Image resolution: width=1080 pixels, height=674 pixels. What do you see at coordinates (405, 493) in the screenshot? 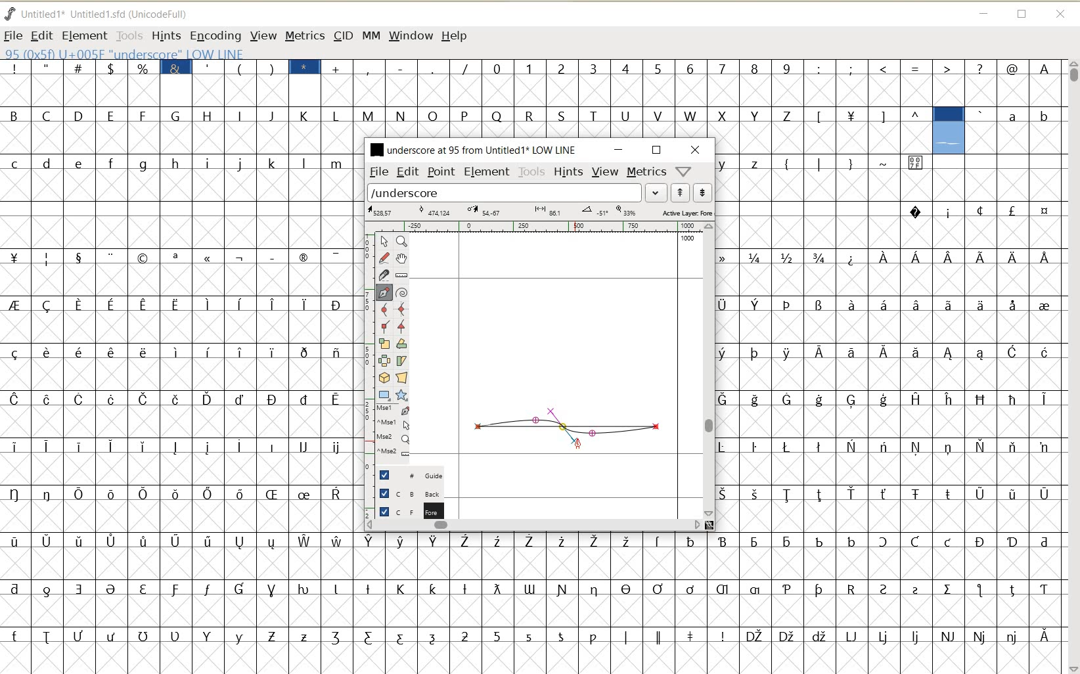
I see `BACKGROUND` at bounding box center [405, 493].